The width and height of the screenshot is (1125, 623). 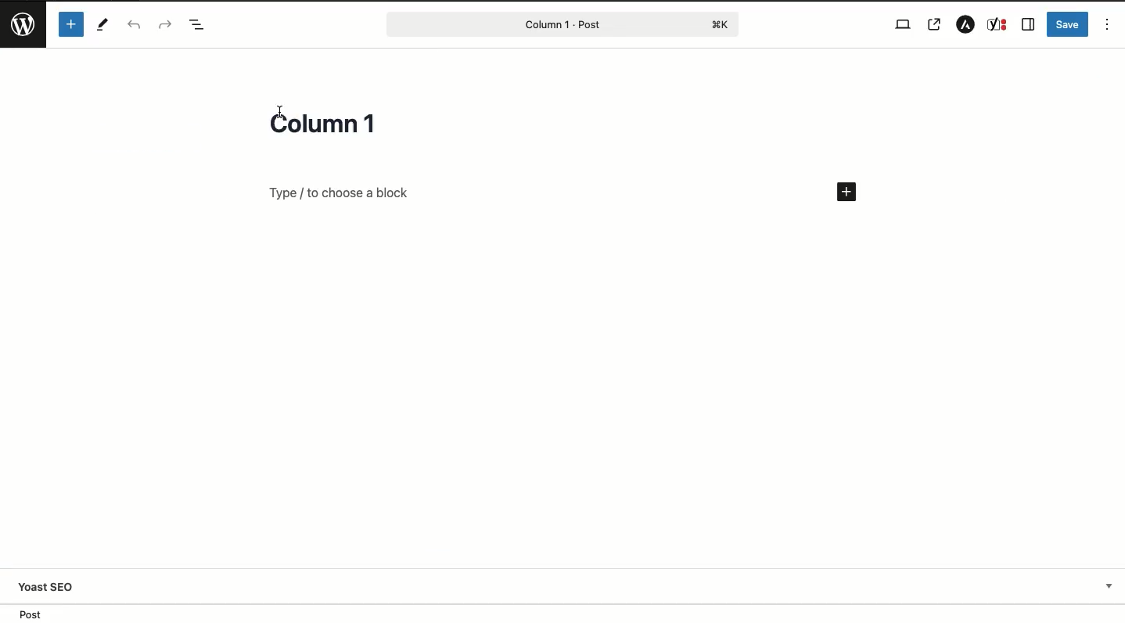 I want to click on Sidebar, so click(x=1029, y=24).